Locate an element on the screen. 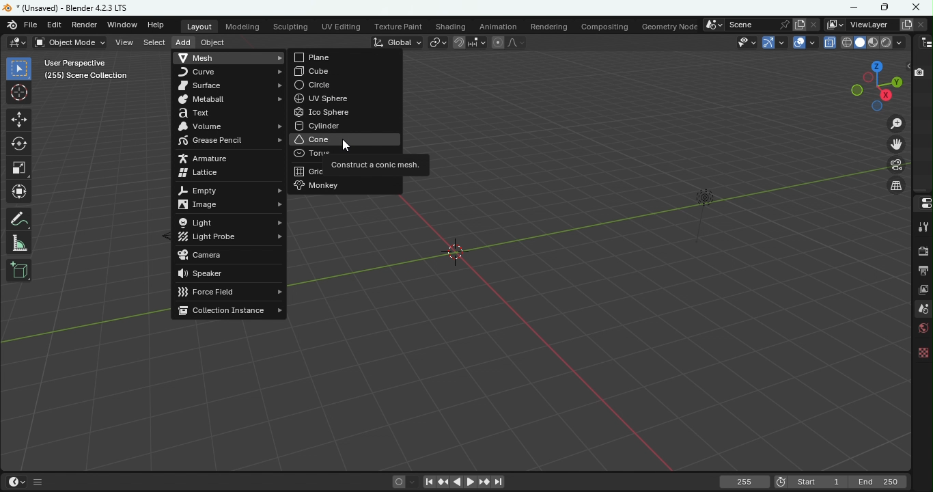  Edit is located at coordinates (56, 25).